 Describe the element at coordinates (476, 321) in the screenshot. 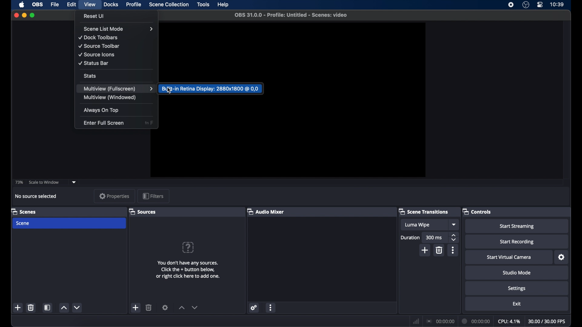

I see `00:00:00` at that location.